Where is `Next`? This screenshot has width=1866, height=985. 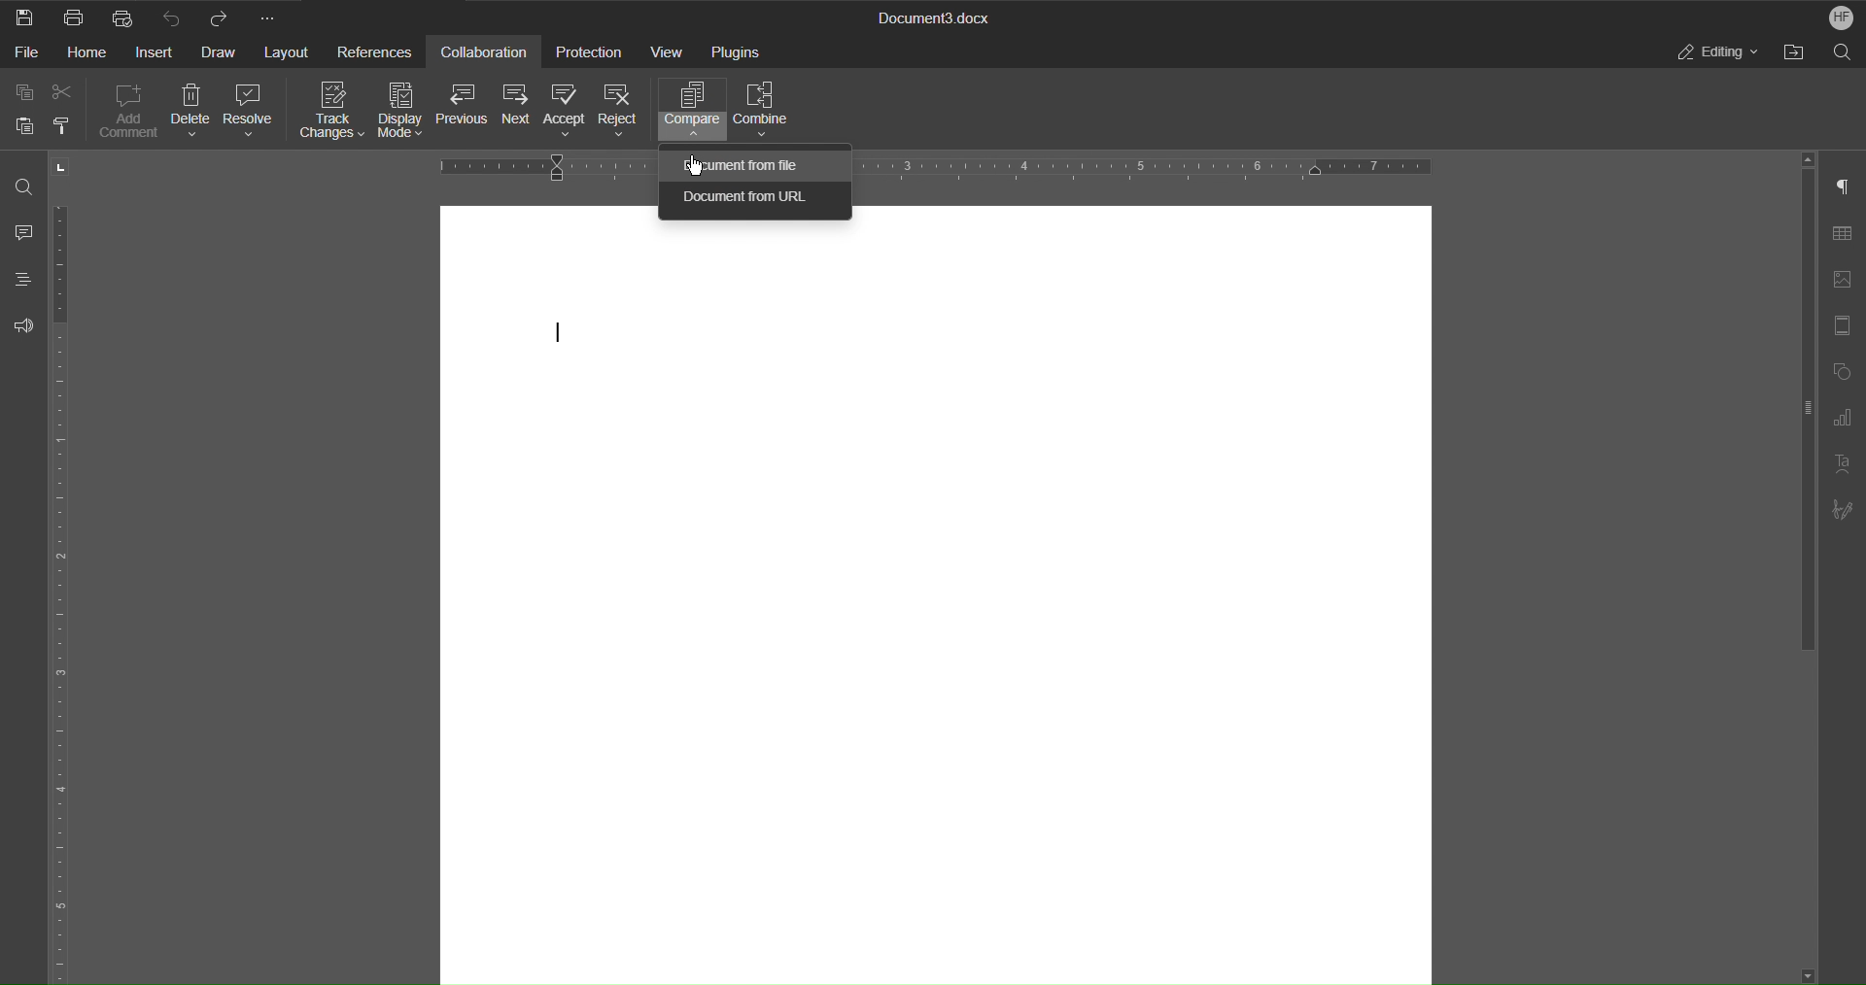
Next is located at coordinates (515, 110).